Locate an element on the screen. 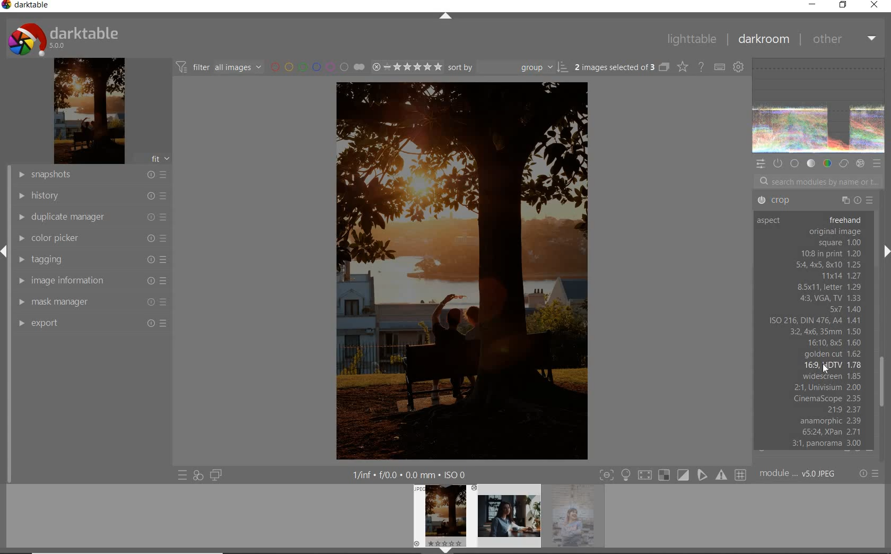  history is located at coordinates (93, 197).